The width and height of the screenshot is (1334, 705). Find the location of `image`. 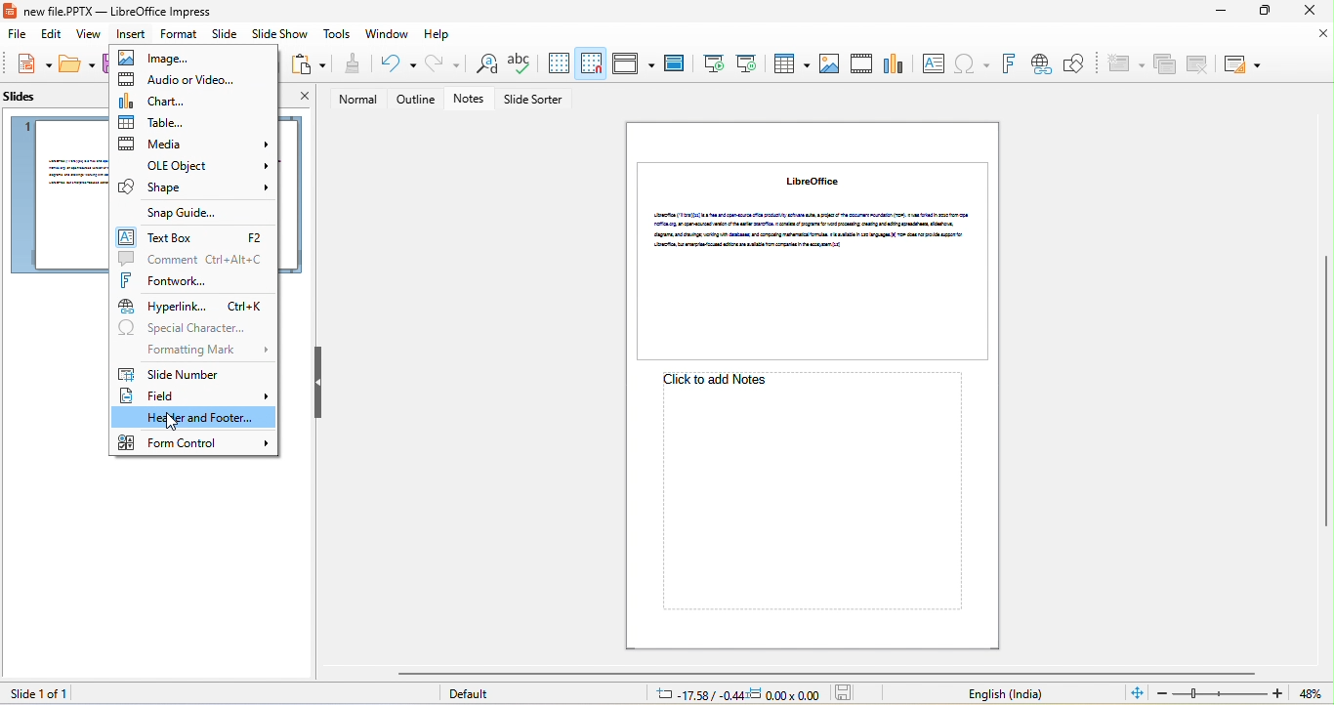

image is located at coordinates (167, 59).